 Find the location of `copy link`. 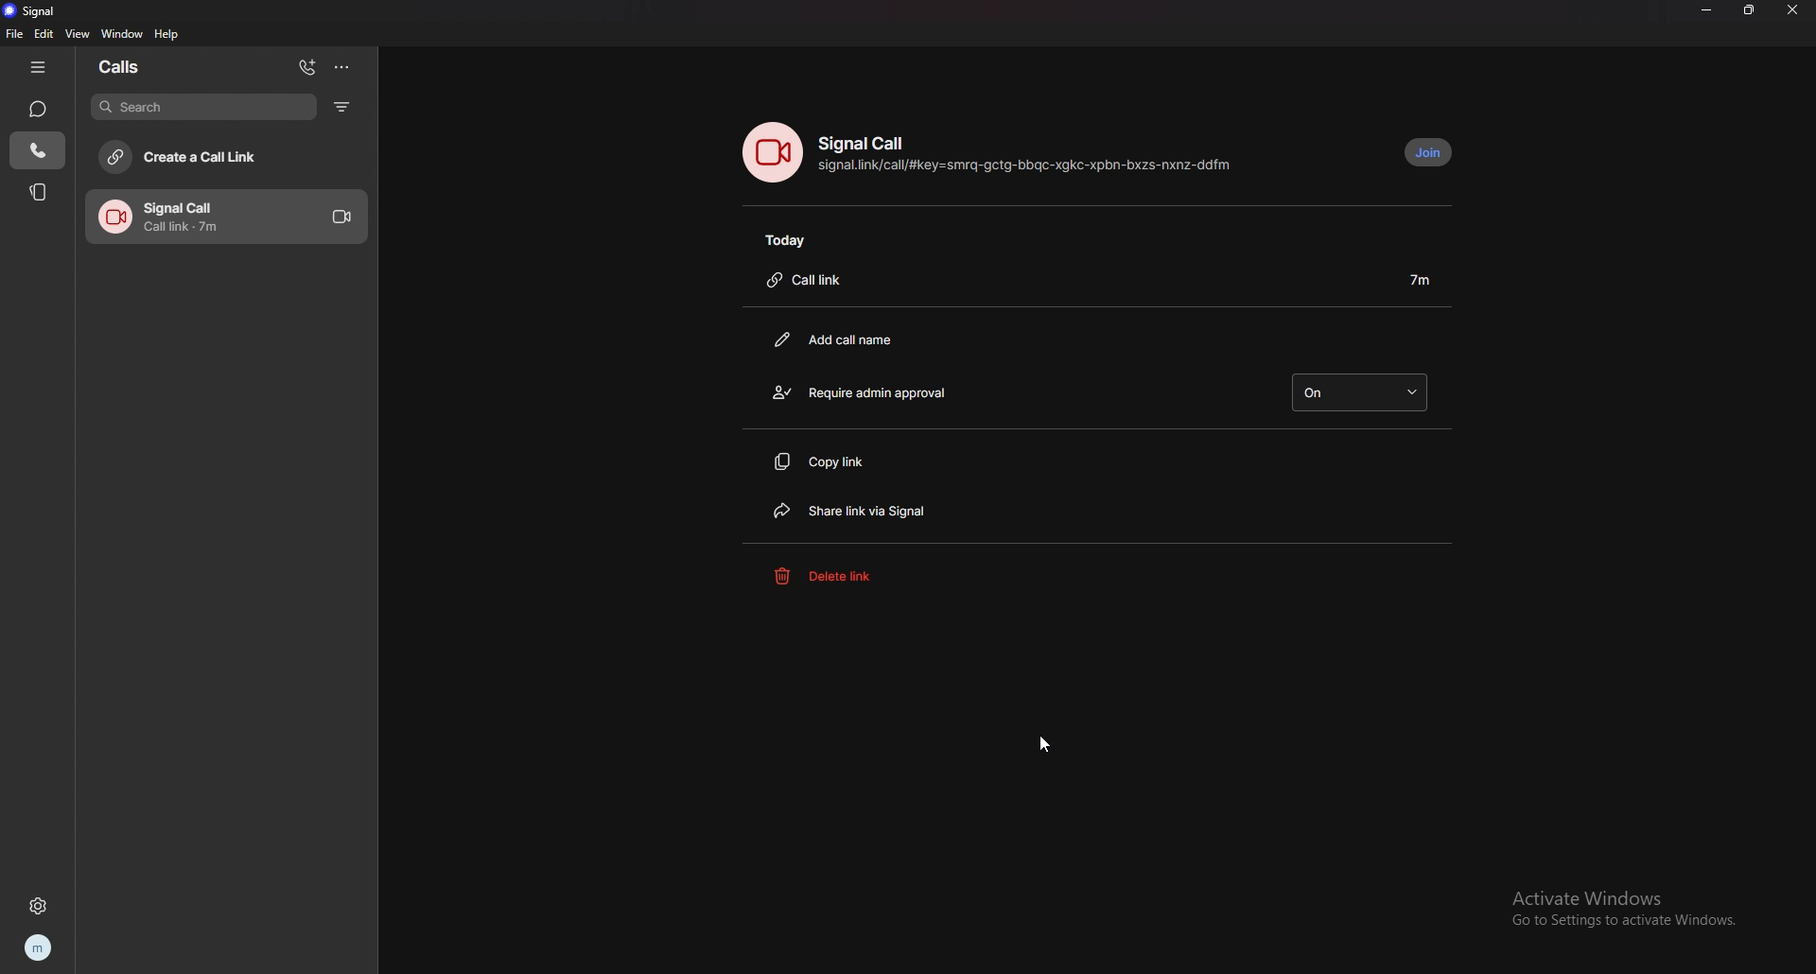

copy link is located at coordinates (867, 461).